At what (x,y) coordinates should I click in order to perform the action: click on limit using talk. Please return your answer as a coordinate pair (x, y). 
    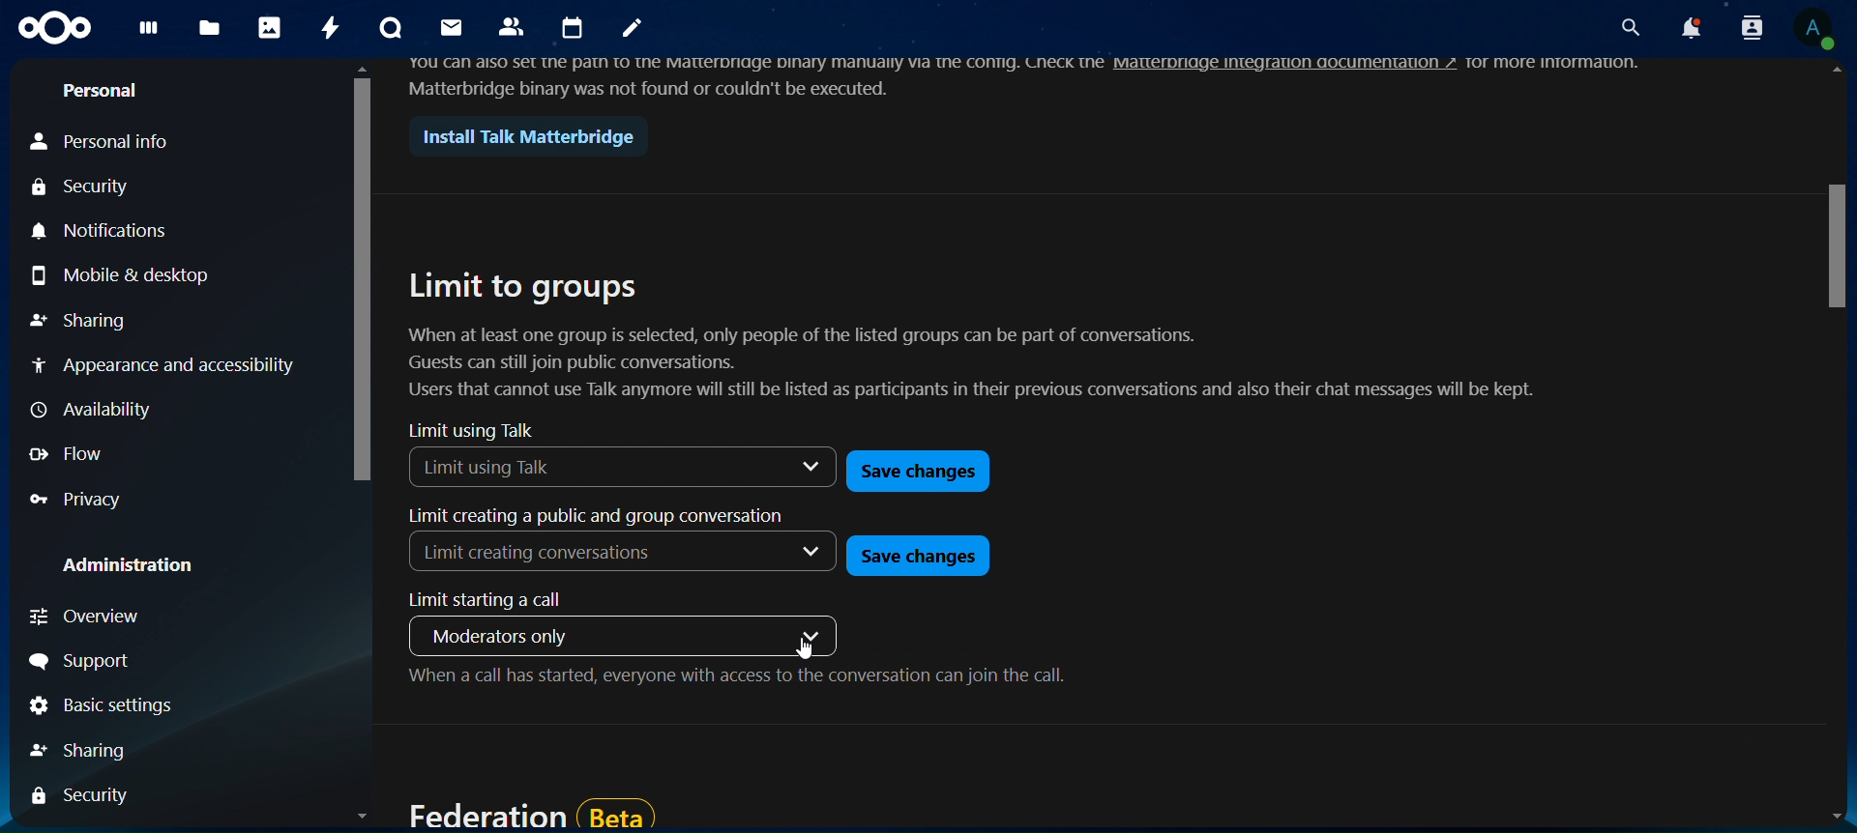
    Looking at the image, I should click on (472, 430).